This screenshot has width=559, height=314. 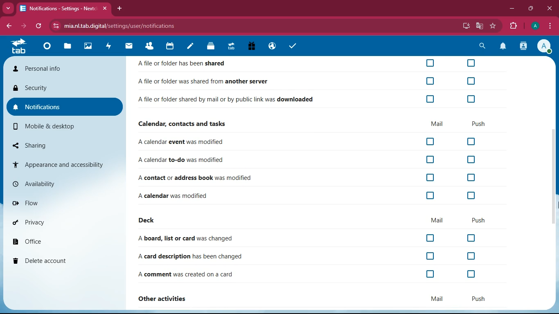 What do you see at coordinates (188, 143) in the screenshot?
I see `A calendar event was modified` at bounding box center [188, 143].